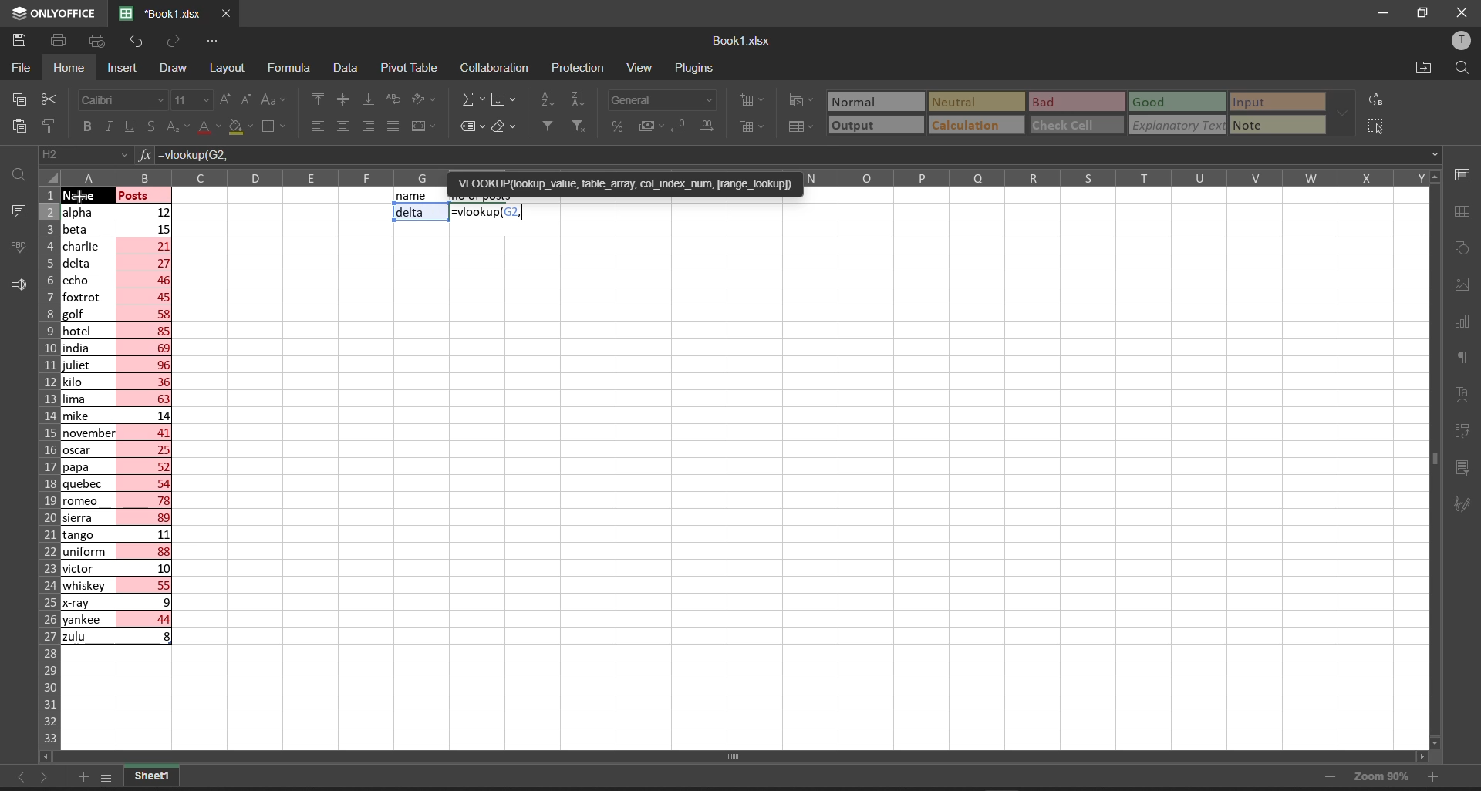  What do you see at coordinates (316, 127) in the screenshot?
I see `align left` at bounding box center [316, 127].